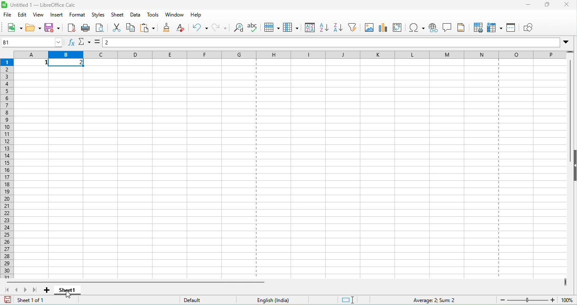  Describe the element at coordinates (353, 300) in the screenshot. I see `standard selection` at that location.